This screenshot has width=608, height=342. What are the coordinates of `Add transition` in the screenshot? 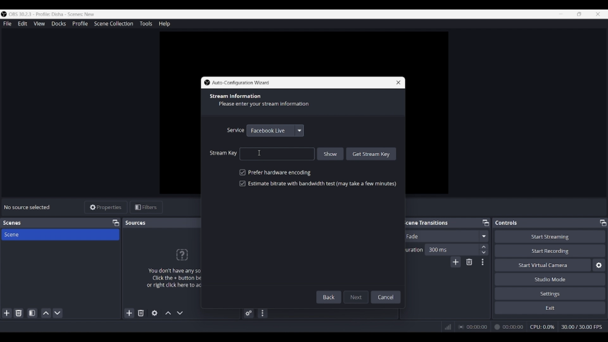 It's located at (455, 262).